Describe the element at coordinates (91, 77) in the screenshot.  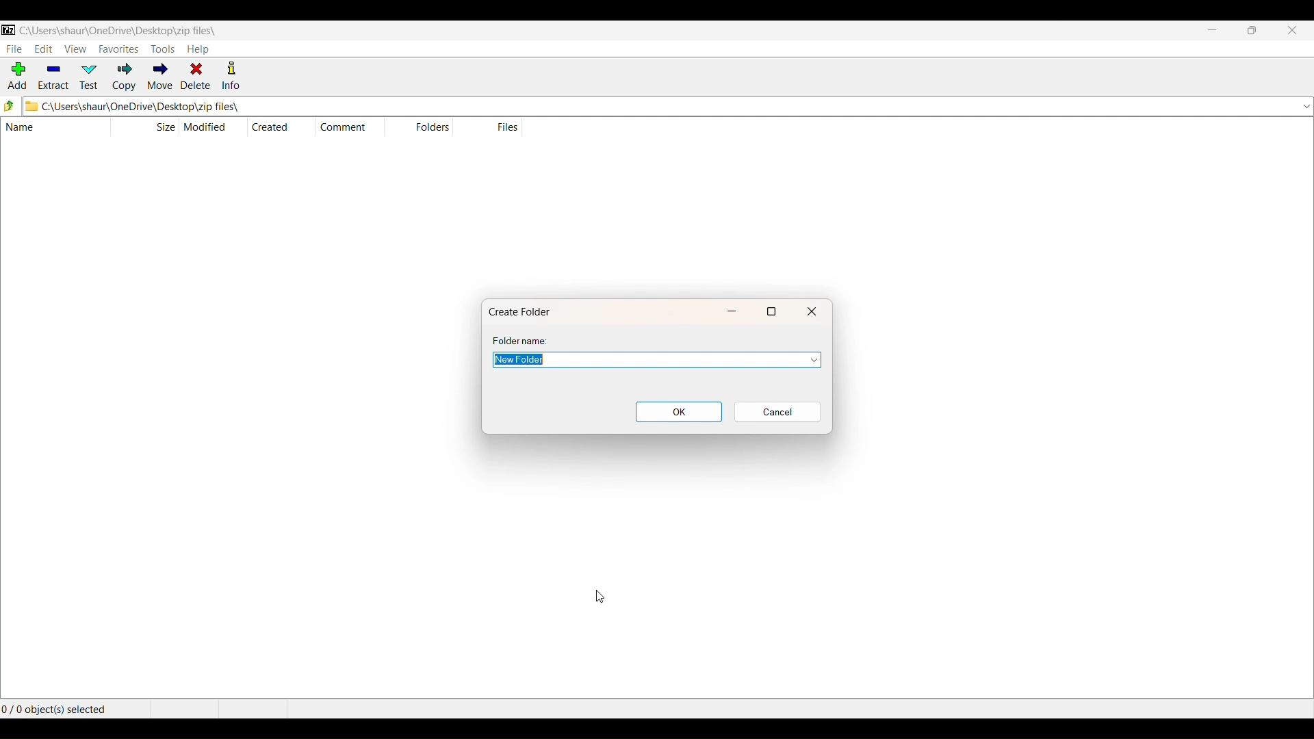
I see `TEST` at that location.